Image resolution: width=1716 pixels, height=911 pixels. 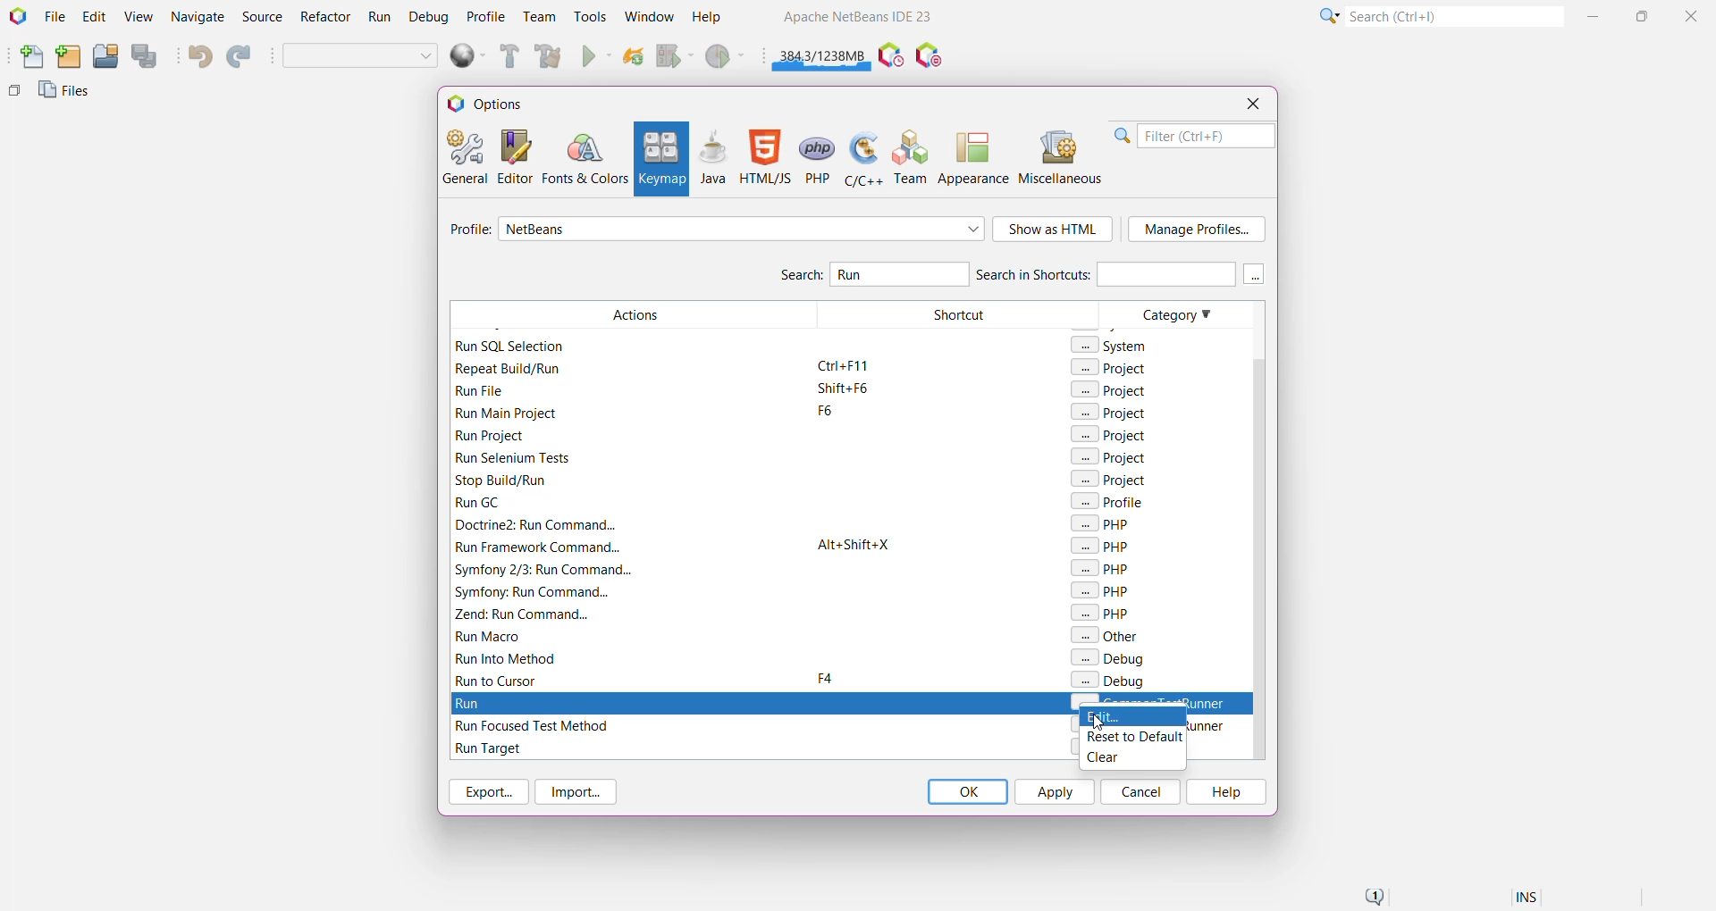 What do you see at coordinates (146, 56) in the screenshot?
I see `Save All` at bounding box center [146, 56].